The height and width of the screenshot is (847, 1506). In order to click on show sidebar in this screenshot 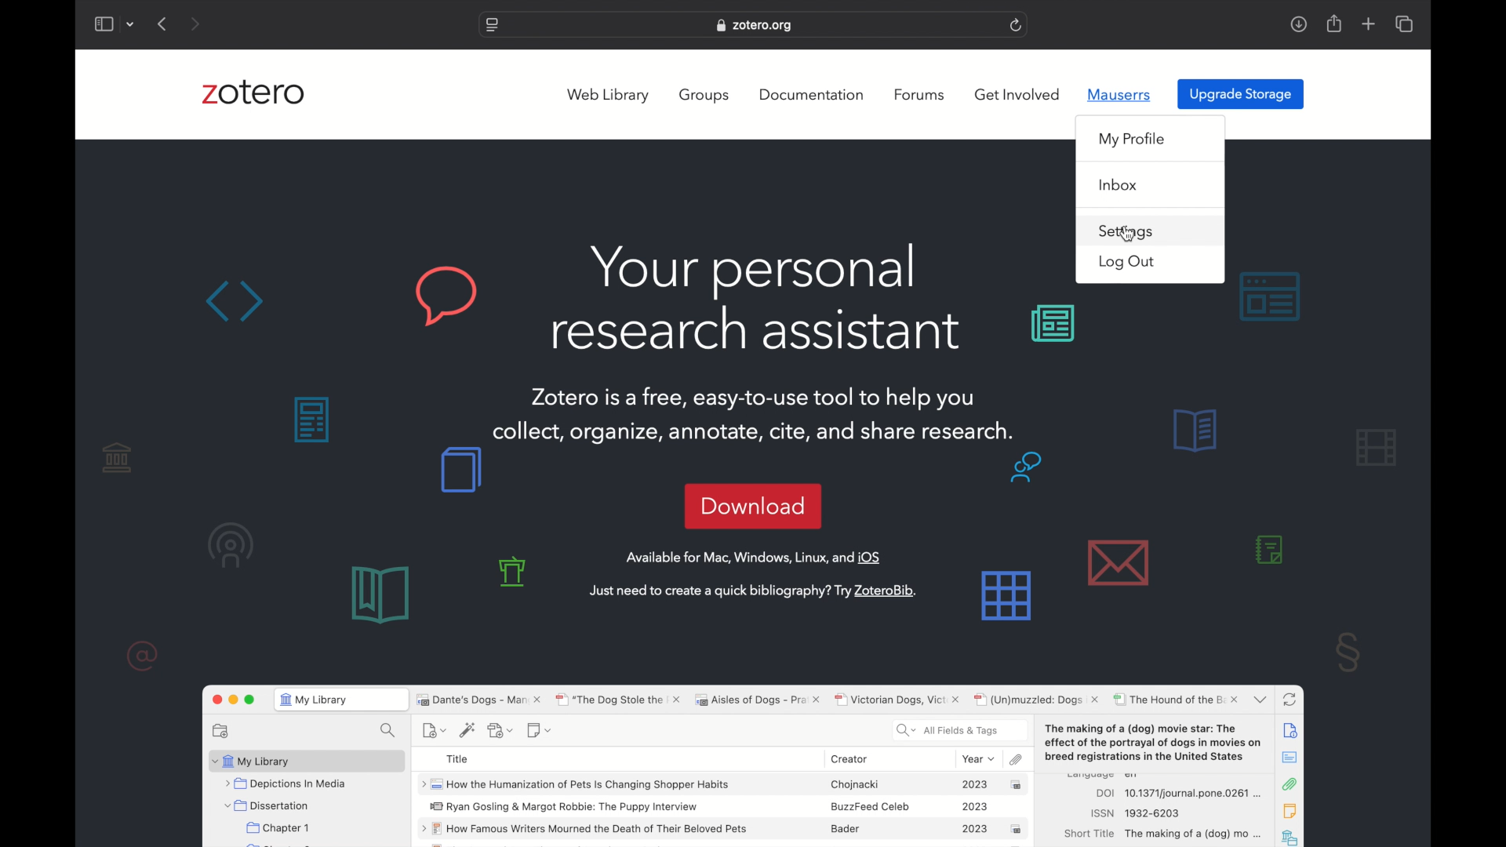, I will do `click(103, 24)`.